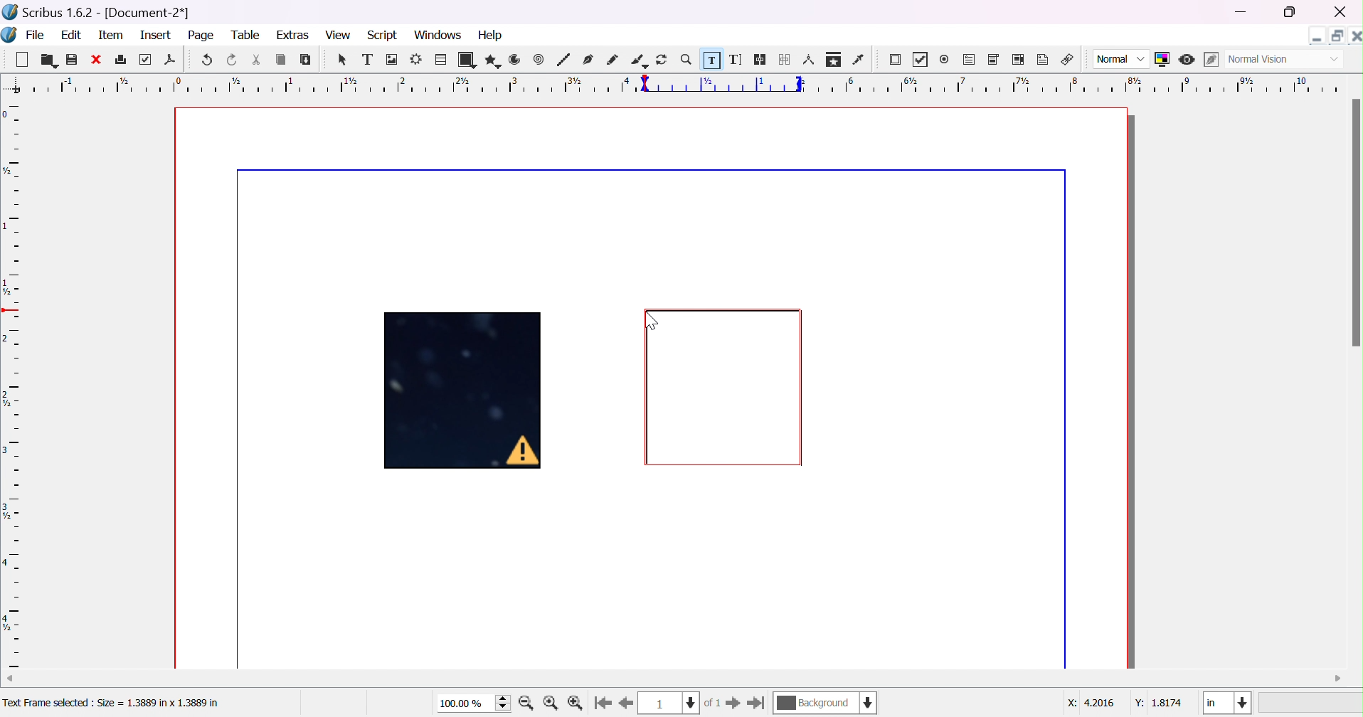 The image size is (1363, 717). What do you see at coordinates (393, 60) in the screenshot?
I see `image frame` at bounding box center [393, 60].